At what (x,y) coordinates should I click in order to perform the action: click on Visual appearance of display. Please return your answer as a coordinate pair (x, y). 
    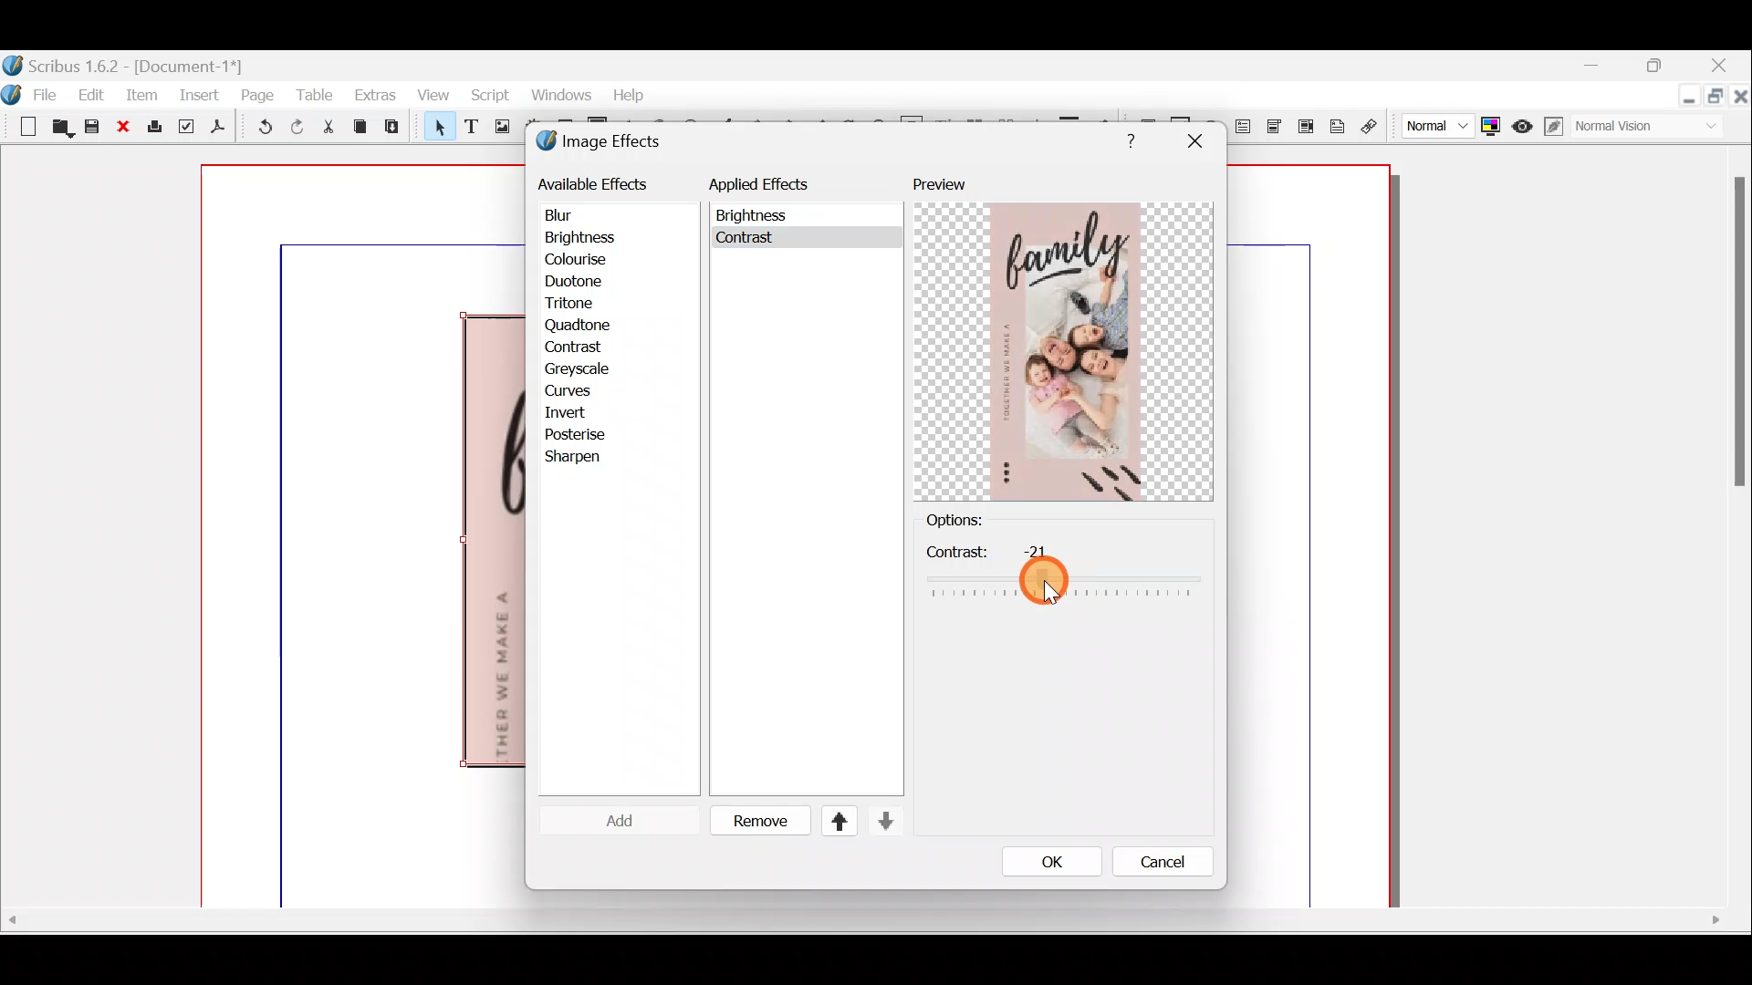
    Looking at the image, I should click on (1655, 128).